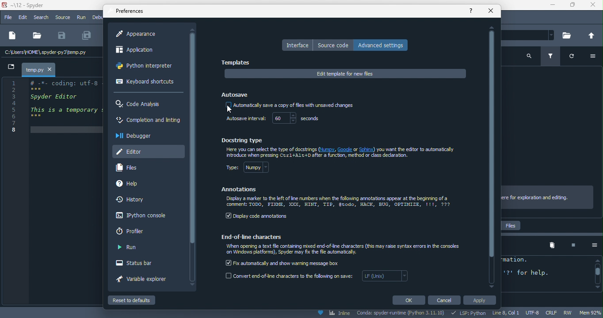  I want to click on ok, so click(408, 300).